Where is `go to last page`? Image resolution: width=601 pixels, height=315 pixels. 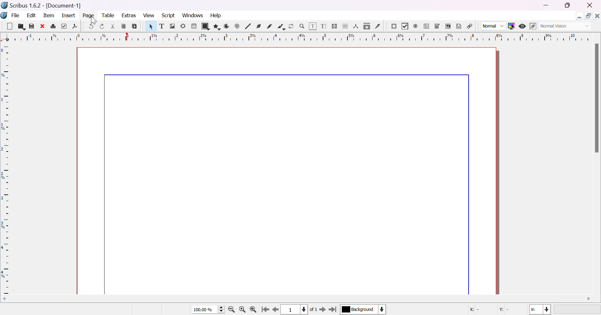
go to last page is located at coordinates (334, 309).